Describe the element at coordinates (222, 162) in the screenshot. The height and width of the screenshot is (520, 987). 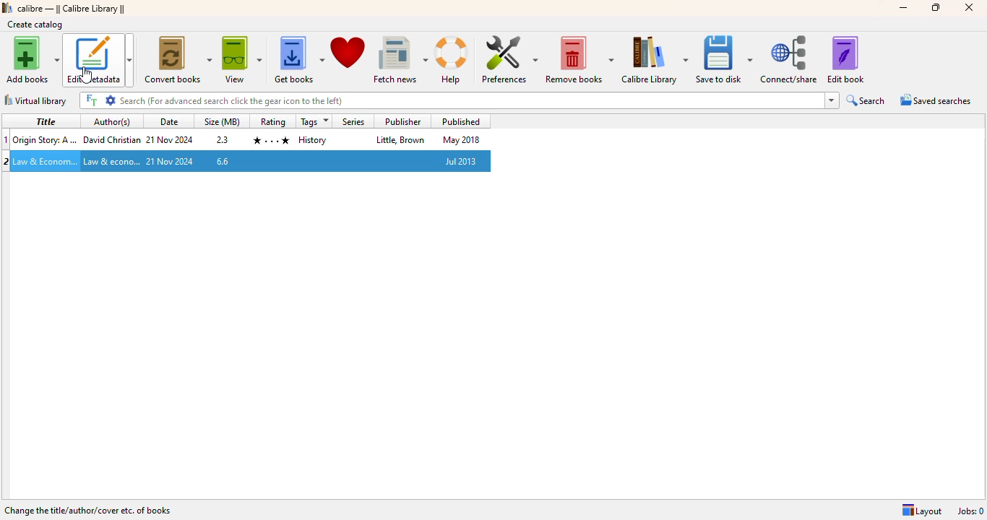
I see `6.6 mbs` at that location.